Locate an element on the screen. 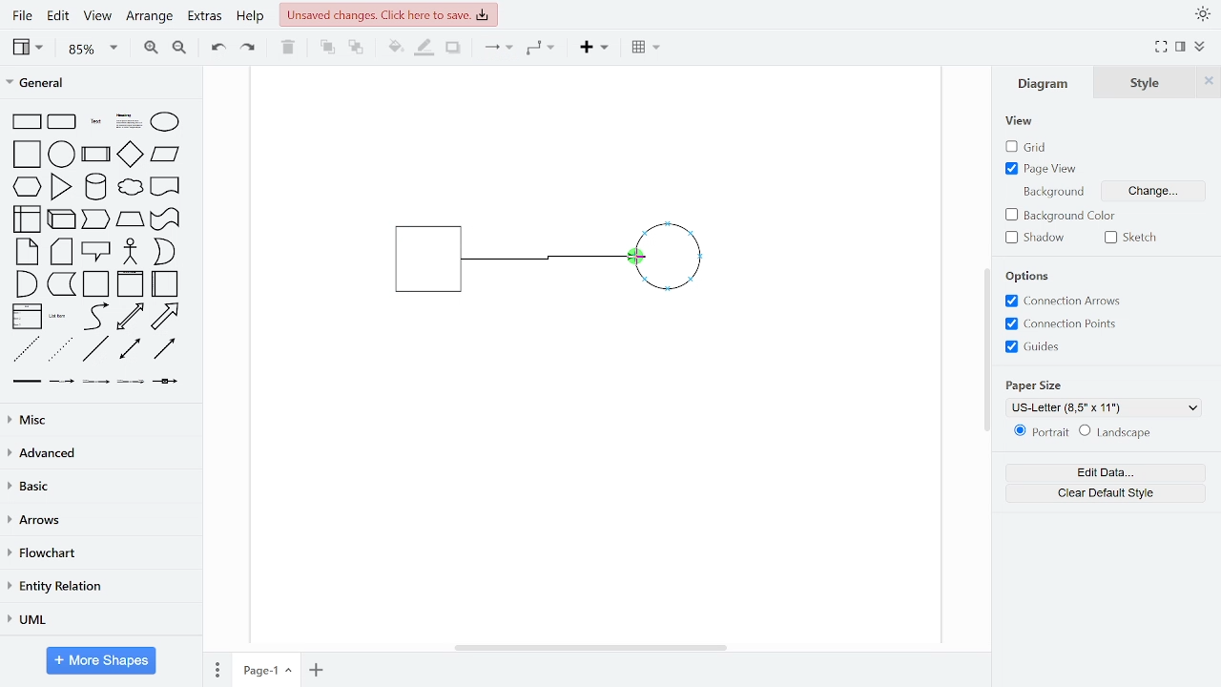 The height and width of the screenshot is (687, 1221). change background is located at coordinates (1150, 194).